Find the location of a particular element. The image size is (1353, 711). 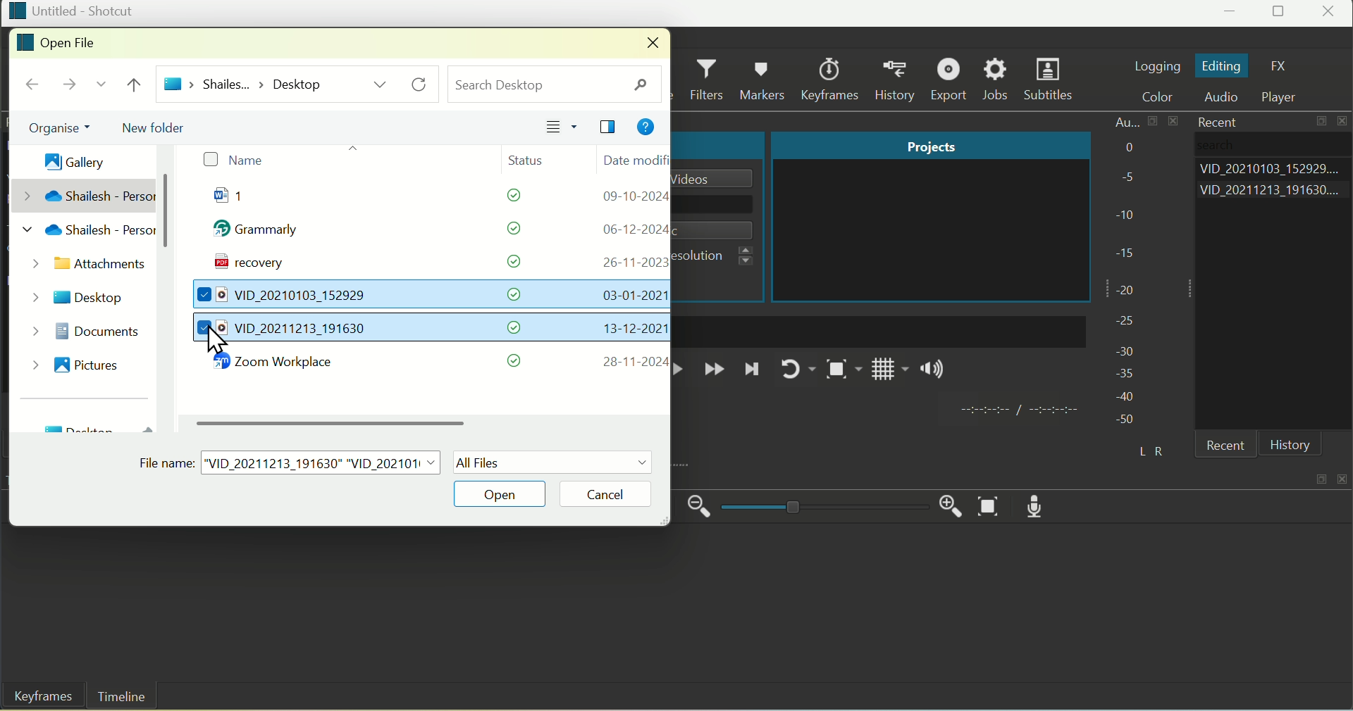

zoom slider is located at coordinates (822, 508).